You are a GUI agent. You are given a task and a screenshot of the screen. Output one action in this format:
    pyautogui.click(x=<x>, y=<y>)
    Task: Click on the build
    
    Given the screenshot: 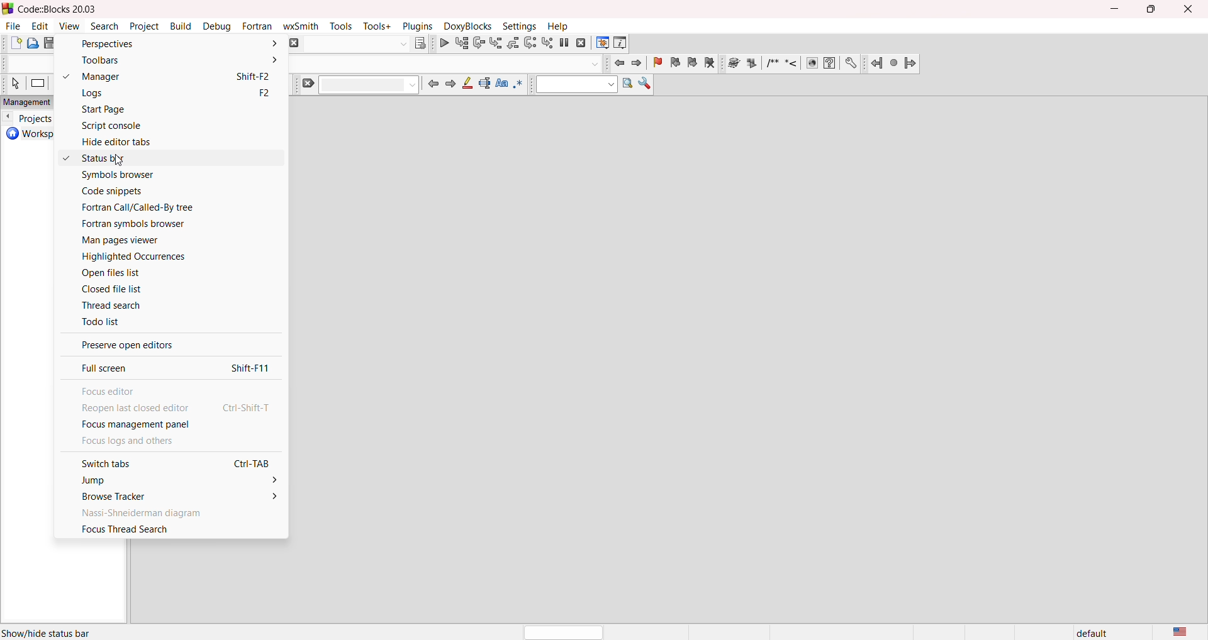 What is the action you would take?
    pyautogui.click(x=182, y=26)
    